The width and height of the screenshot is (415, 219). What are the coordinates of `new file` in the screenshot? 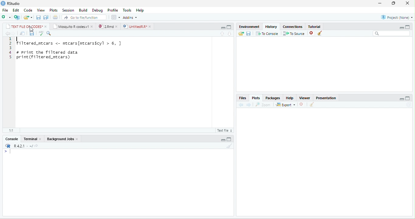 It's located at (6, 17).